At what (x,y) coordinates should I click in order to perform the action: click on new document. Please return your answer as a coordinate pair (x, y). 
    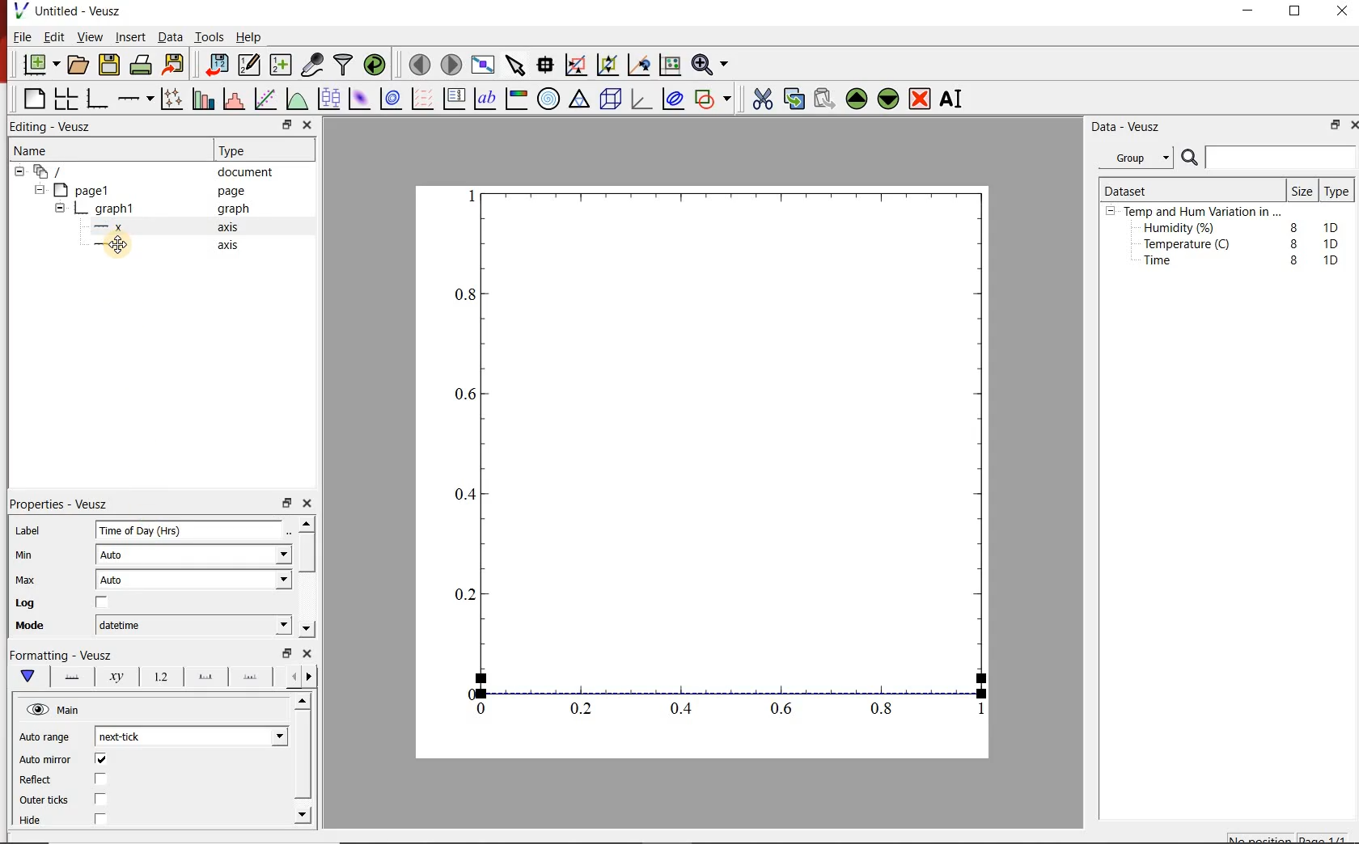
    Looking at the image, I should click on (40, 65).